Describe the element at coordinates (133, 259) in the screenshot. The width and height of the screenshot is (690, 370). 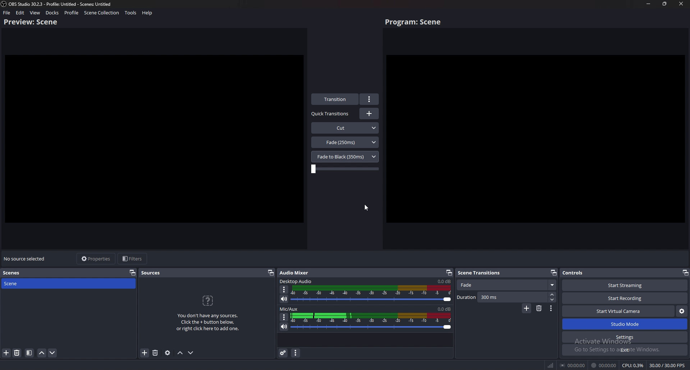
I see `filters` at that location.